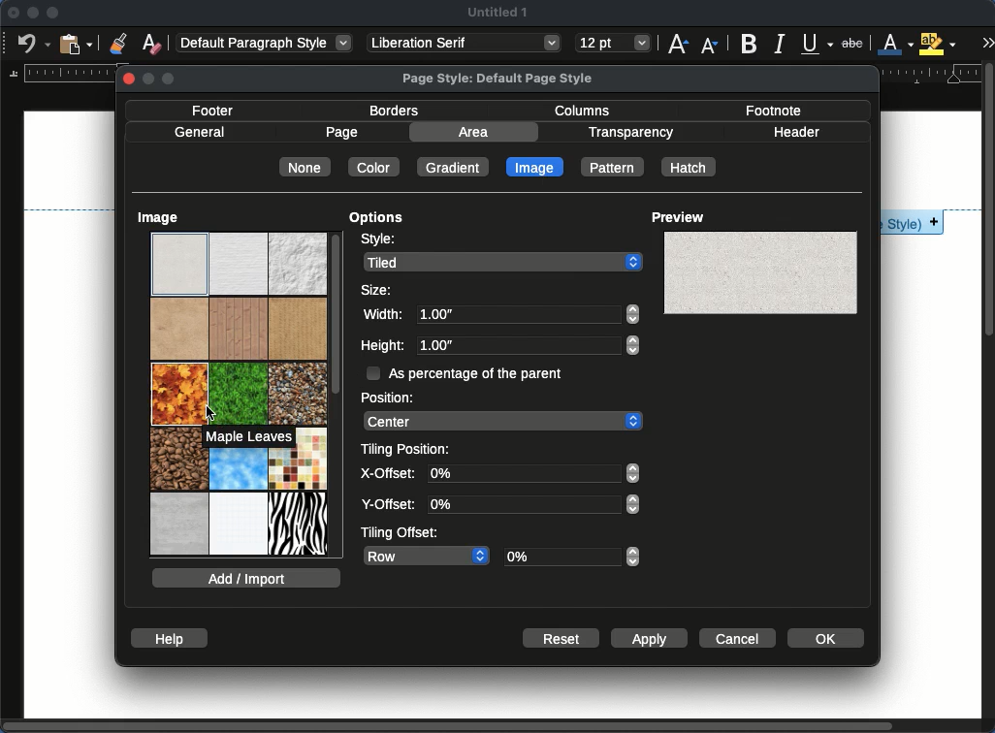 This screenshot has height=733, width=995. Describe the element at coordinates (390, 475) in the screenshot. I see `x-offset:` at that location.